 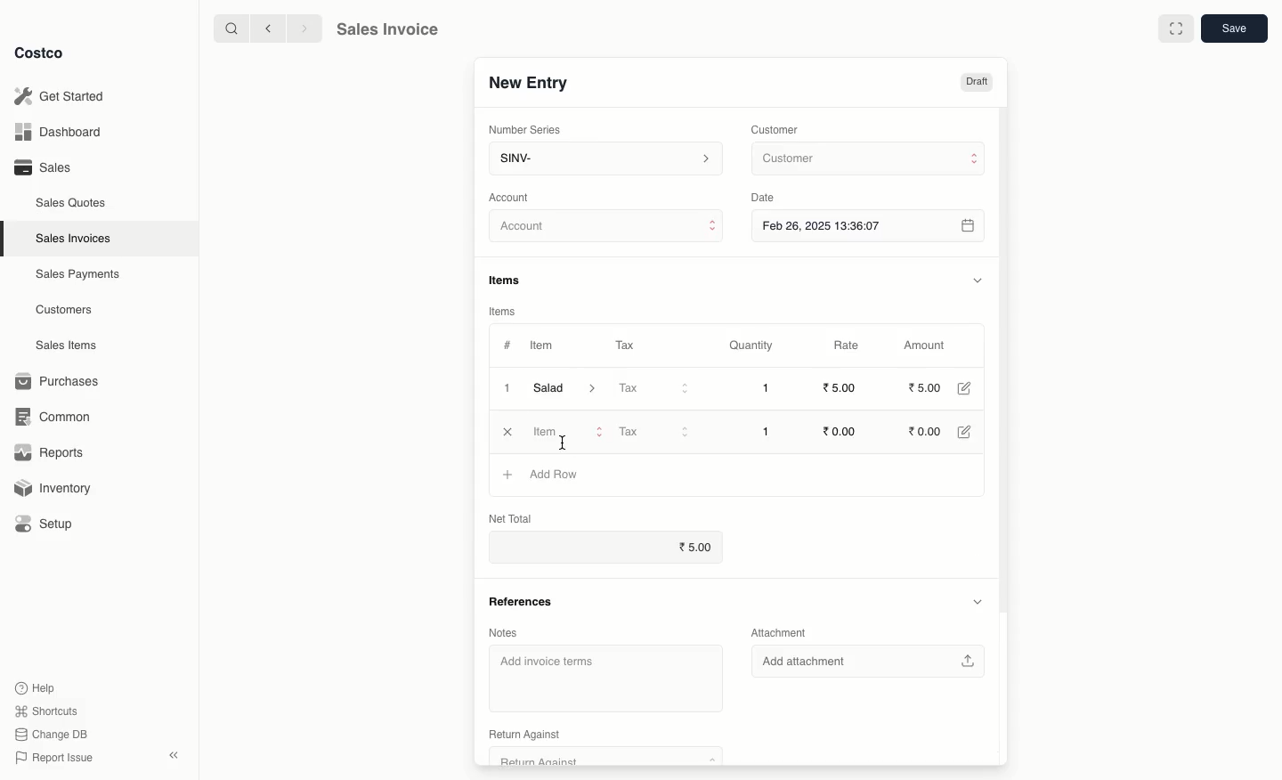 I want to click on Tax, so click(x=653, y=430).